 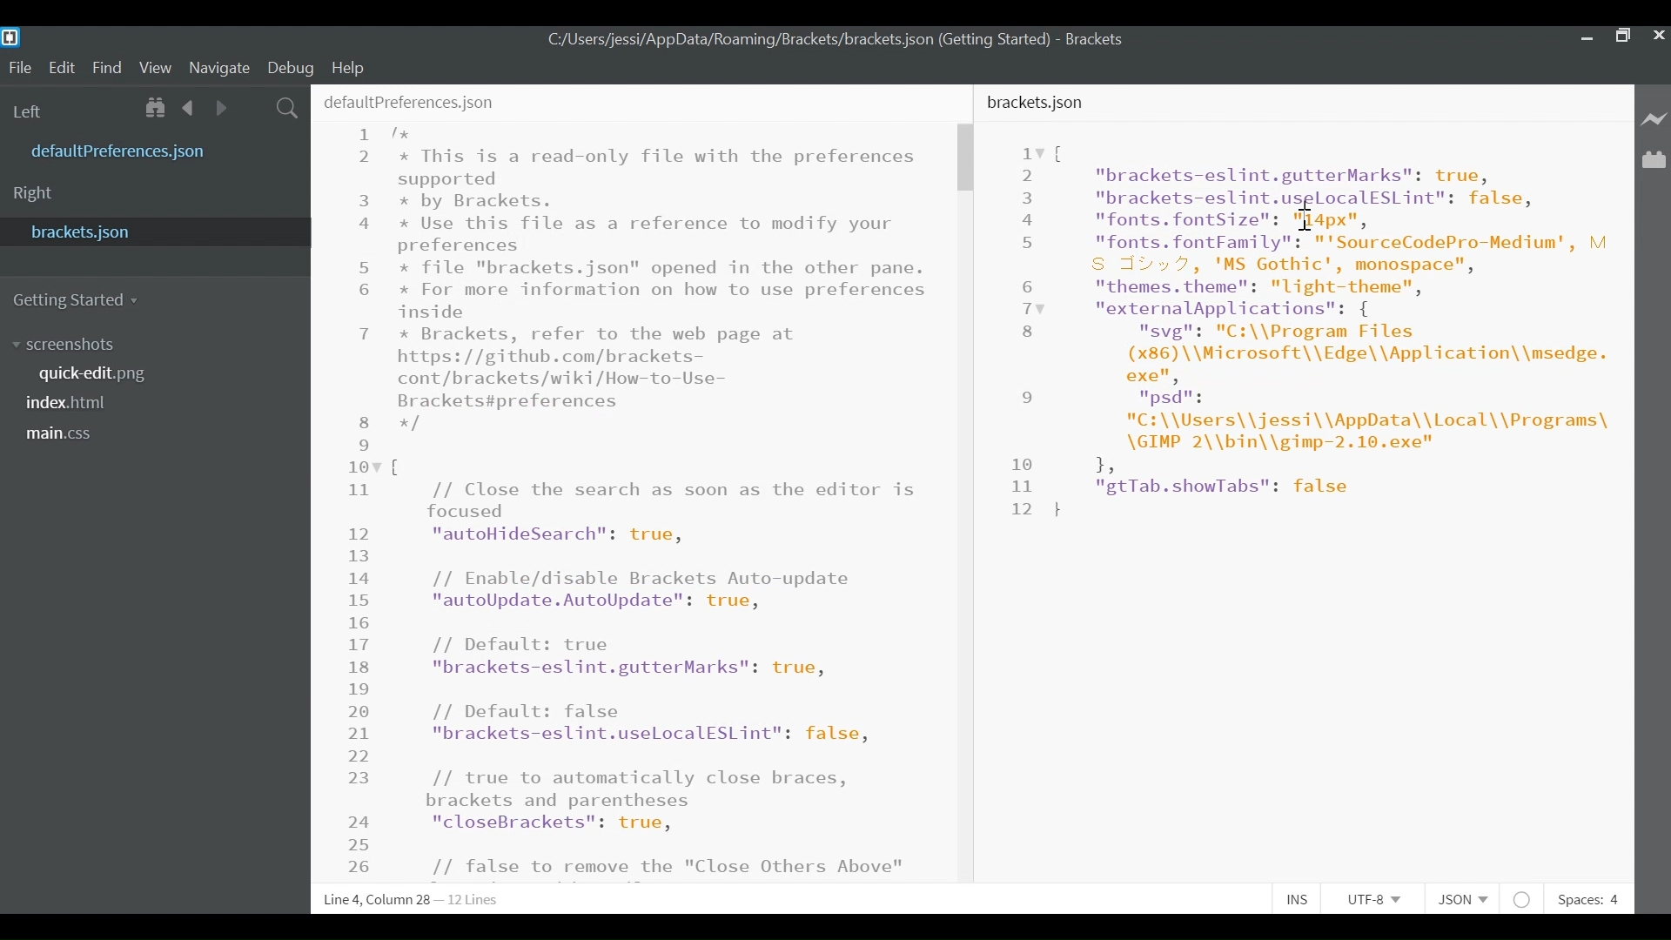 What do you see at coordinates (65, 435) in the screenshot?
I see `main.css` at bounding box center [65, 435].